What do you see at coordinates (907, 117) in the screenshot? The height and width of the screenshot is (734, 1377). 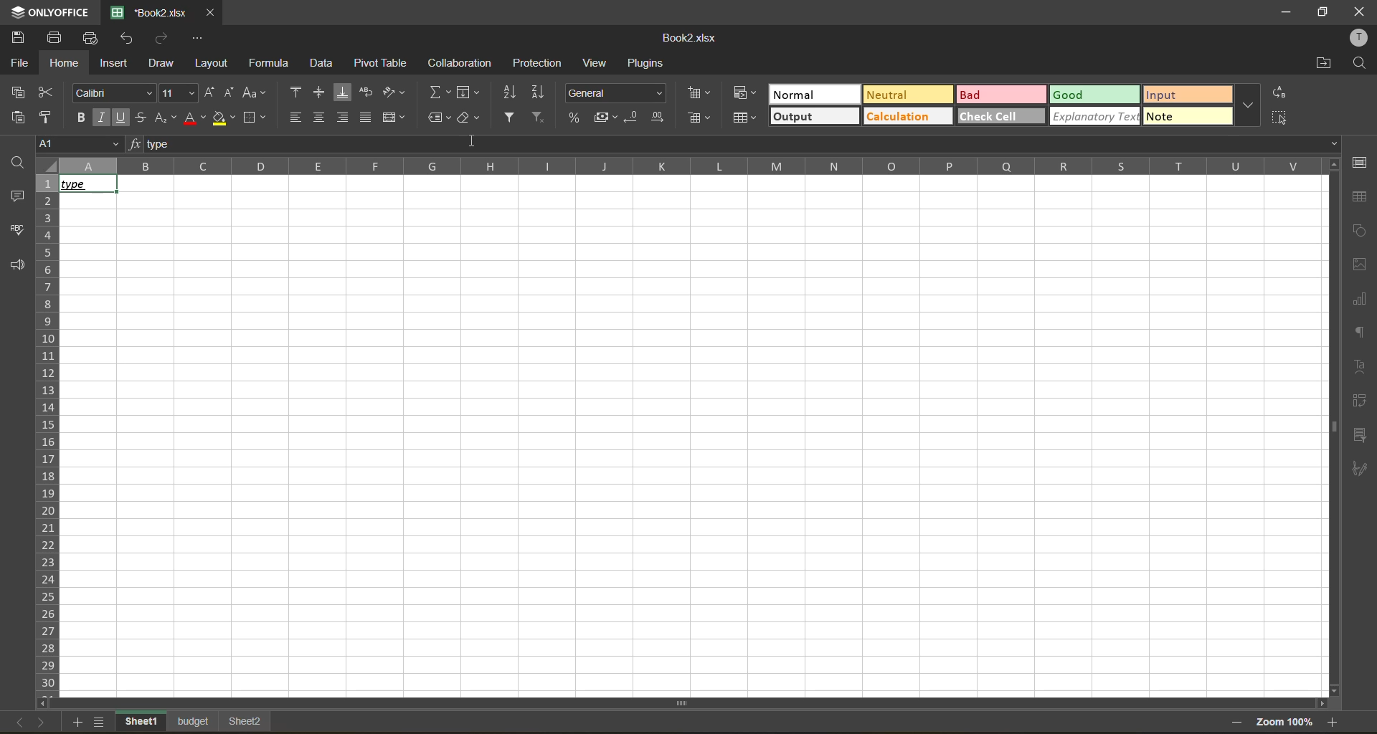 I see `calculation` at bounding box center [907, 117].